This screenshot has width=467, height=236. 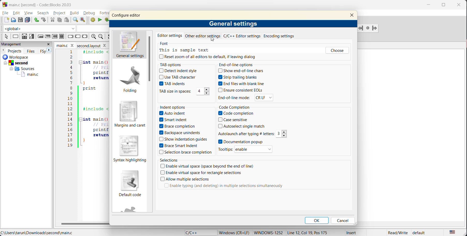 I want to click on other editor settings, so click(x=203, y=37).